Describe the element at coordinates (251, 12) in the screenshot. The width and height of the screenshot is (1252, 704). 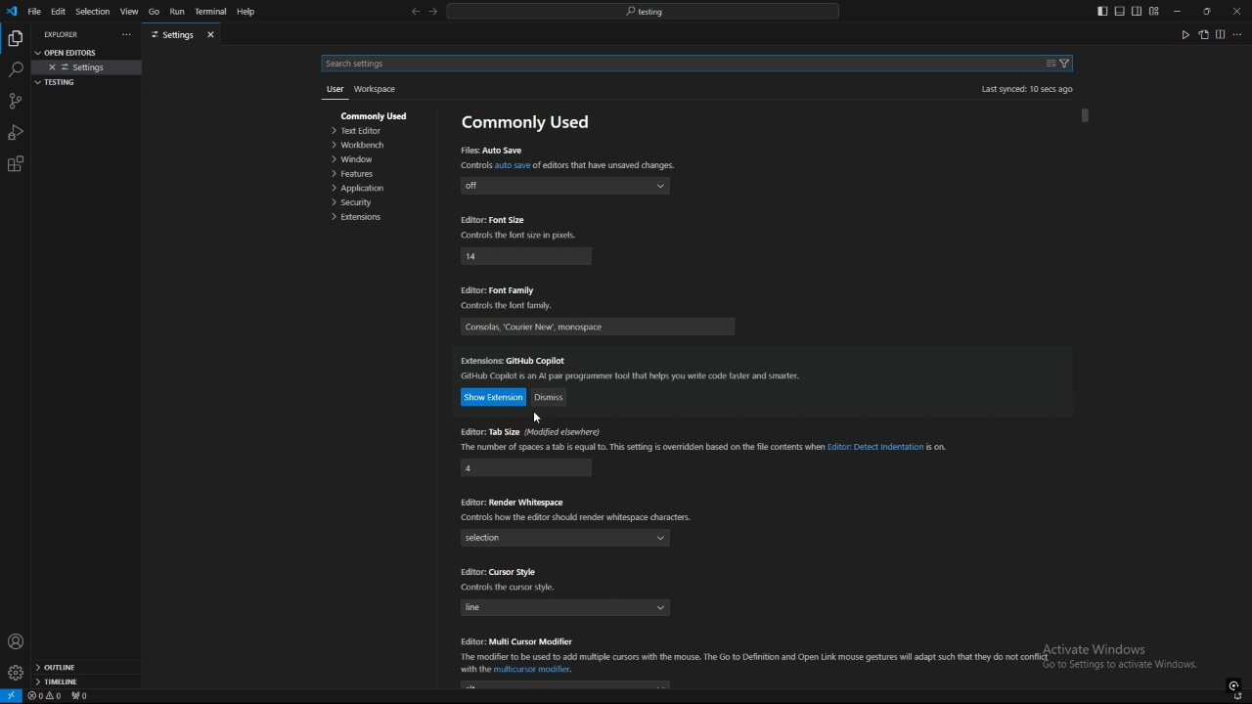
I see `help` at that location.